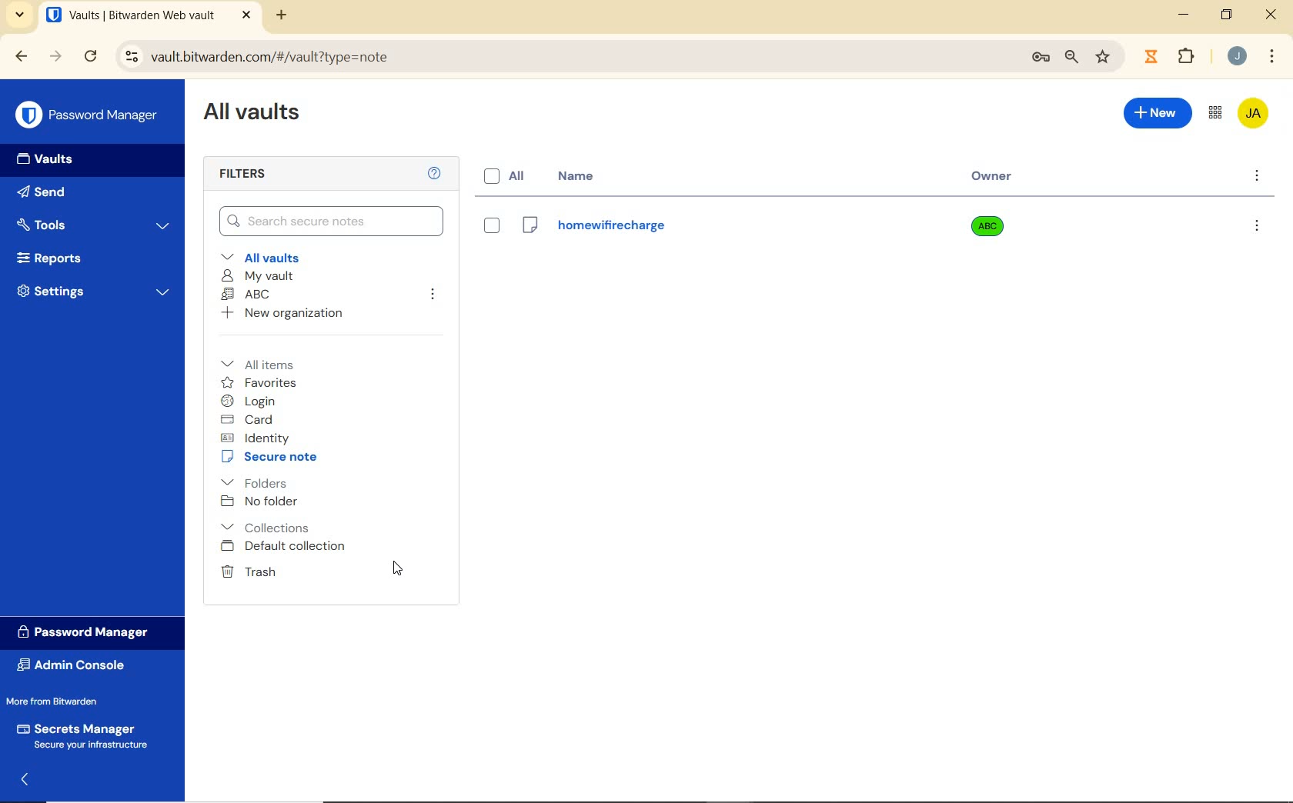 Image resolution: width=1293 pixels, height=803 pixels. I want to click on All Vaults, so click(252, 115).